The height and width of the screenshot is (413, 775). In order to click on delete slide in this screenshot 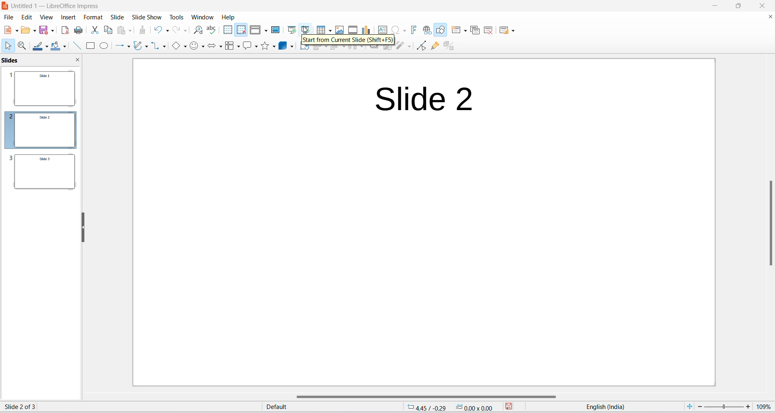, I will do `click(489, 29)`.